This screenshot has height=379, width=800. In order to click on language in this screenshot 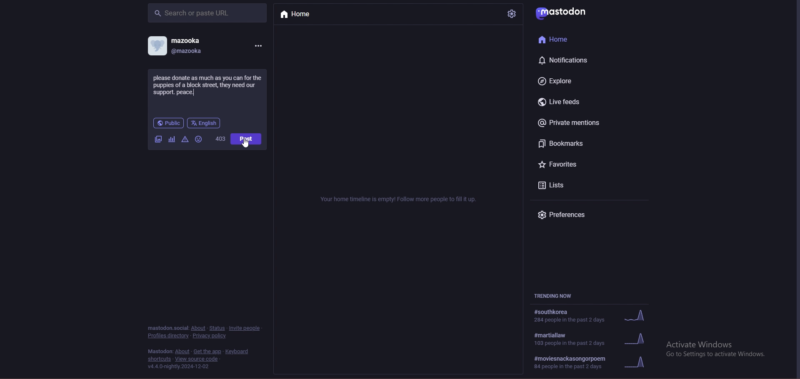, I will do `click(205, 123)`.